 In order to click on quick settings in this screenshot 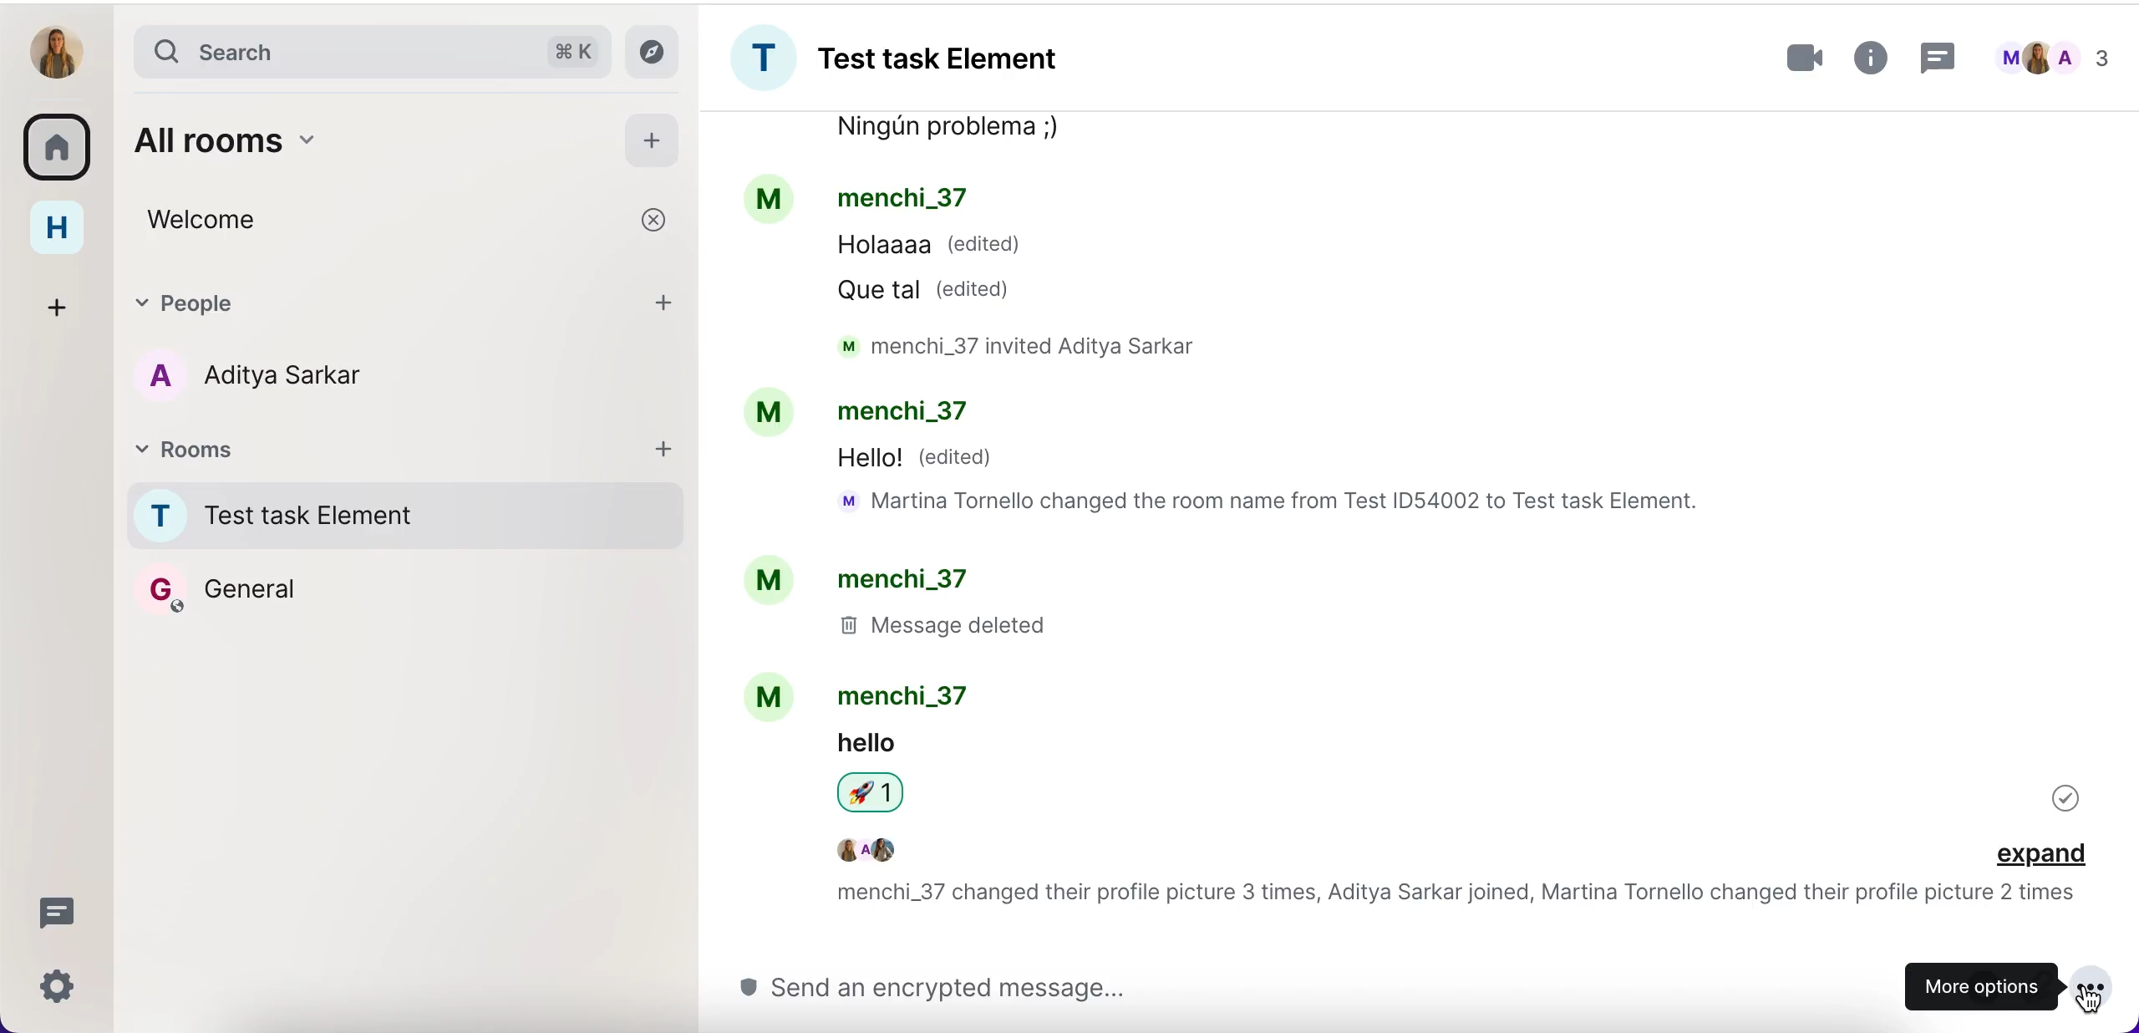, I will do `click(58, 986)`.